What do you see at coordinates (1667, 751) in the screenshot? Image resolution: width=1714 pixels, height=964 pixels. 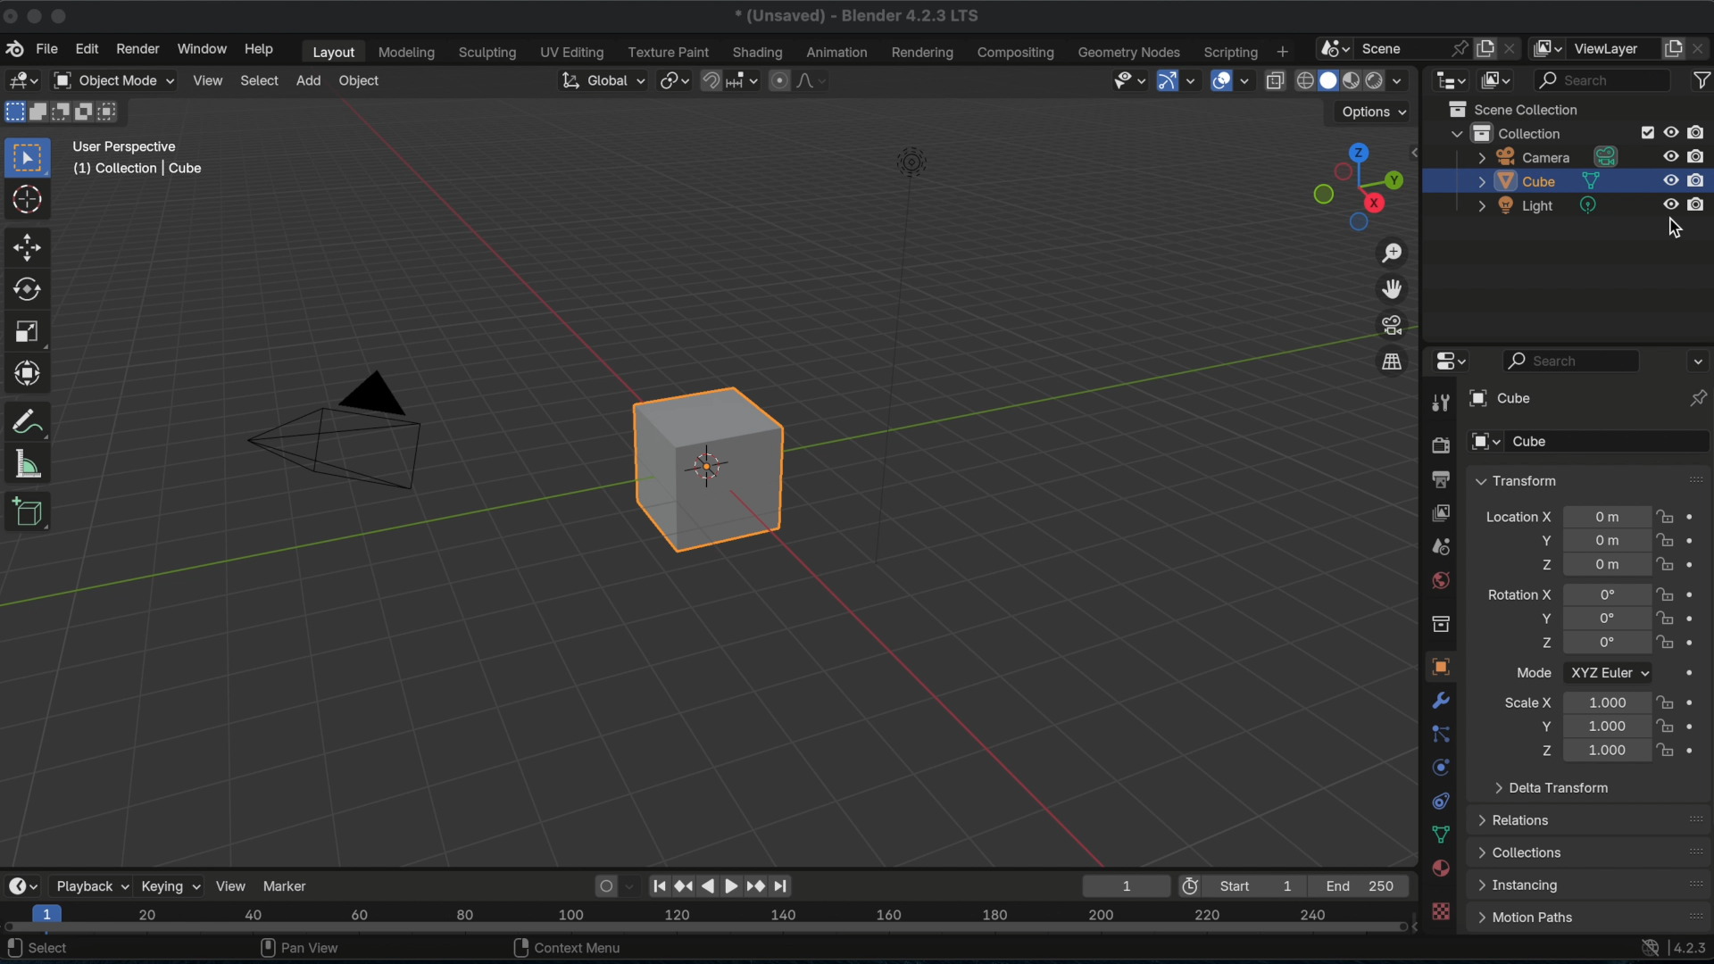 I see `lock scale` at bounding box center [1667, 751].